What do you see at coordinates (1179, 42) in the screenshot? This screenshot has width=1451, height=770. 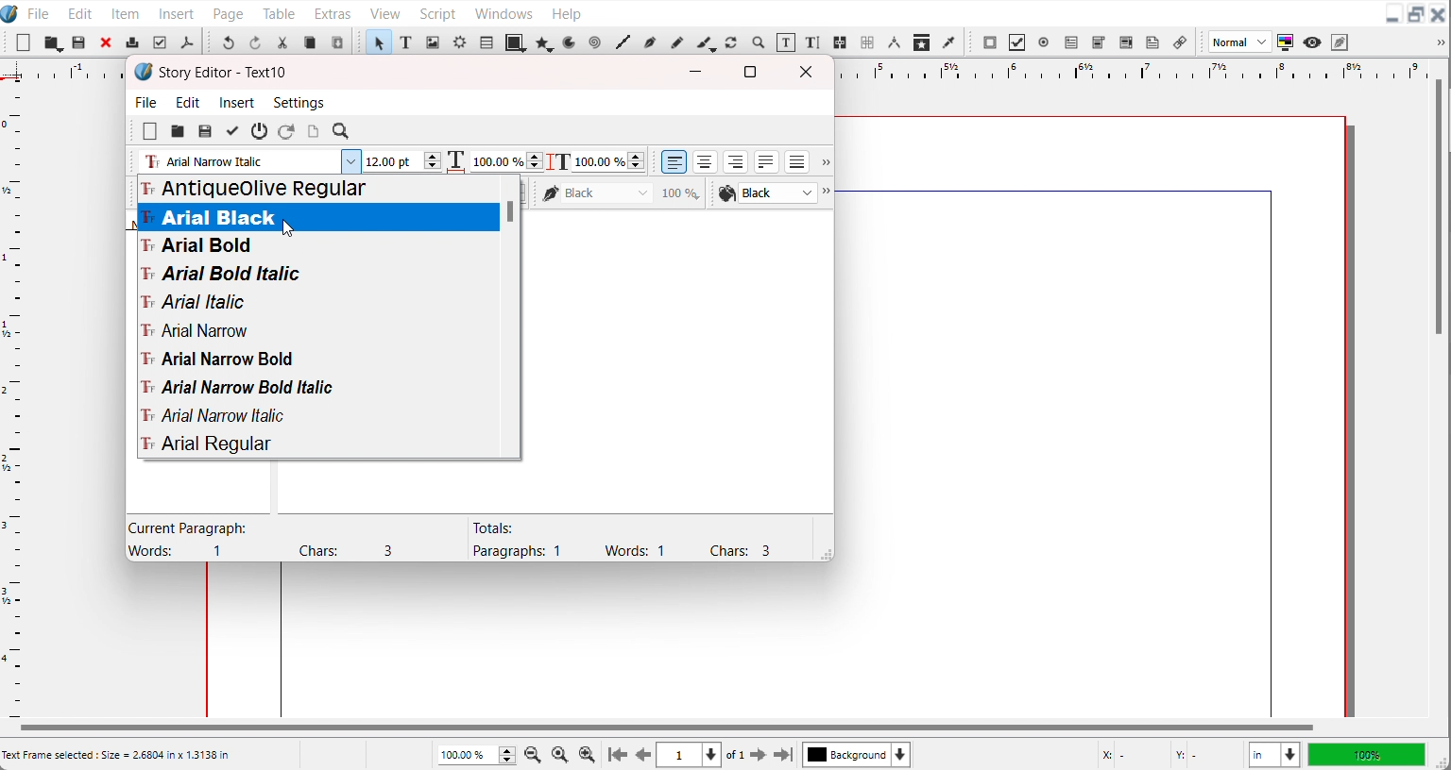 I see `List Annotation` at bounding box center [1179, 42].